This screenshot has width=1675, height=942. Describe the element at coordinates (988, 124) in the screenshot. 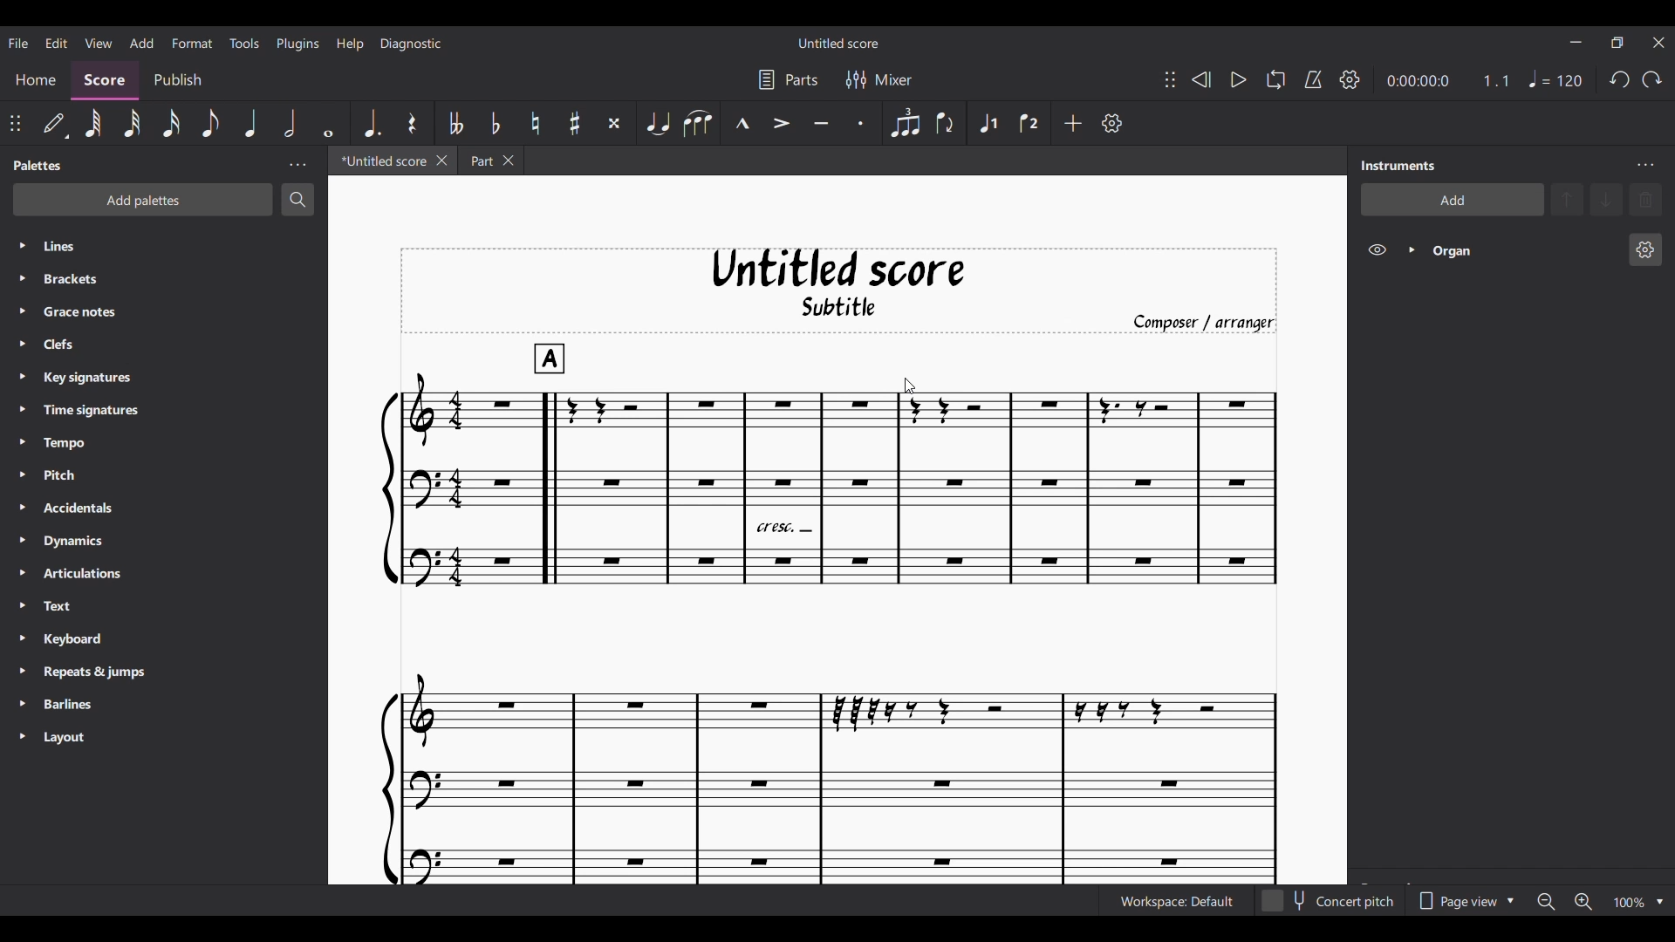

I see `Voice 1` at that location.